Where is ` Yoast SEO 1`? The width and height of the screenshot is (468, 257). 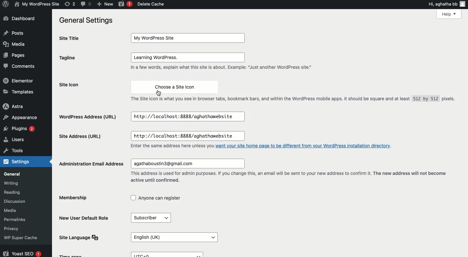
 Yoast SEO 1 is located at coordinates (22, 252).